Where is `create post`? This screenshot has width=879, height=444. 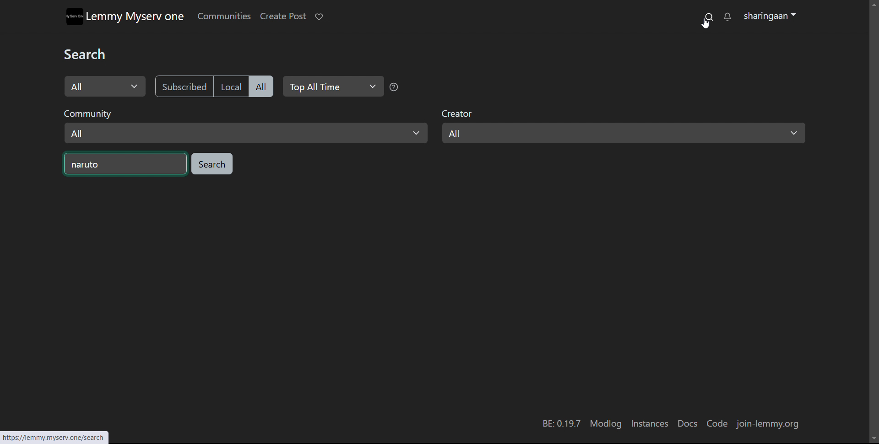
create post is located at coordinates (282, 16).